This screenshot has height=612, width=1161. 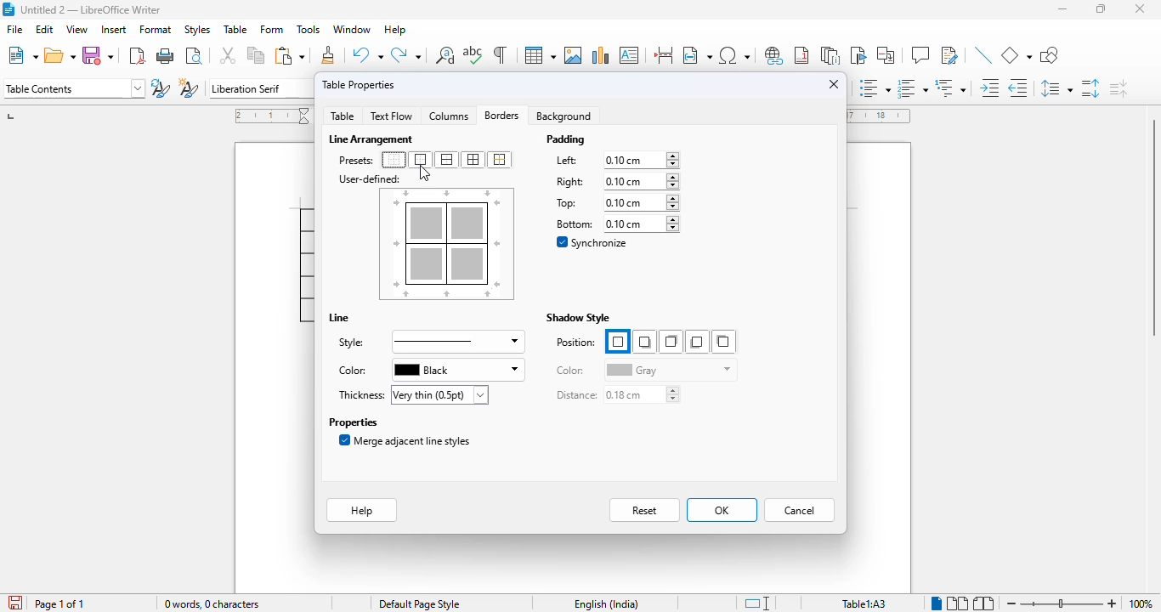 I want to click on set paragraph style, so click(x=74, y=88).